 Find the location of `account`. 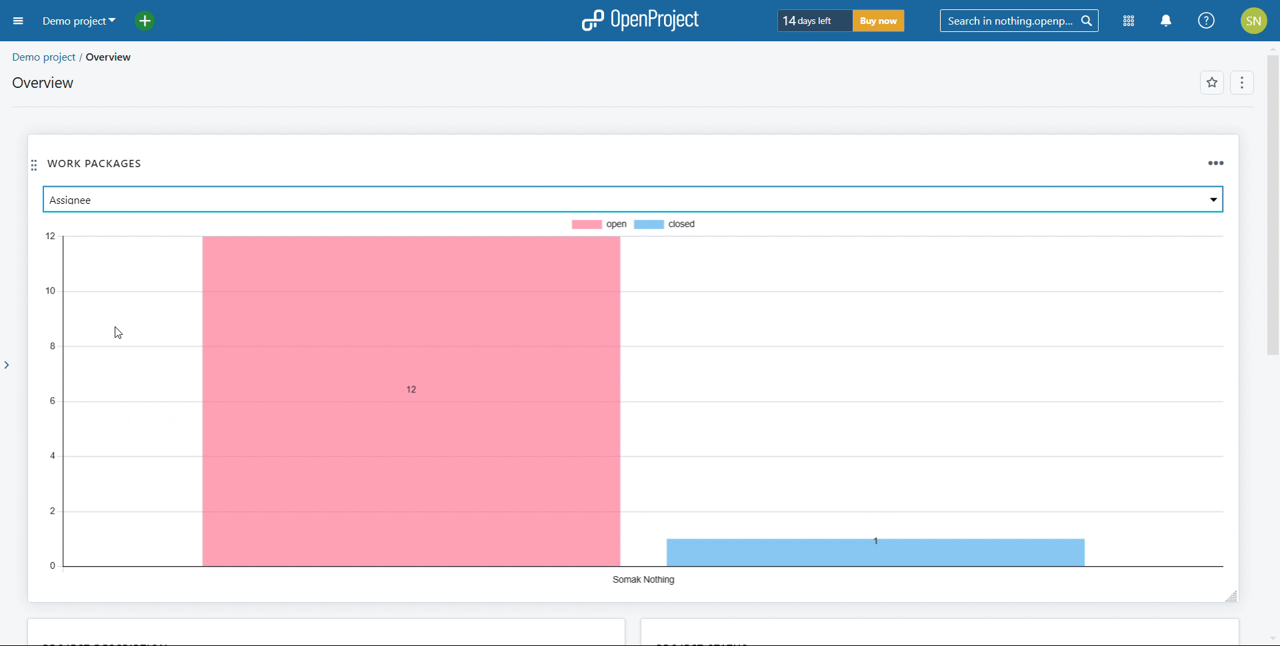

account is located at coordinates (1253, 20).